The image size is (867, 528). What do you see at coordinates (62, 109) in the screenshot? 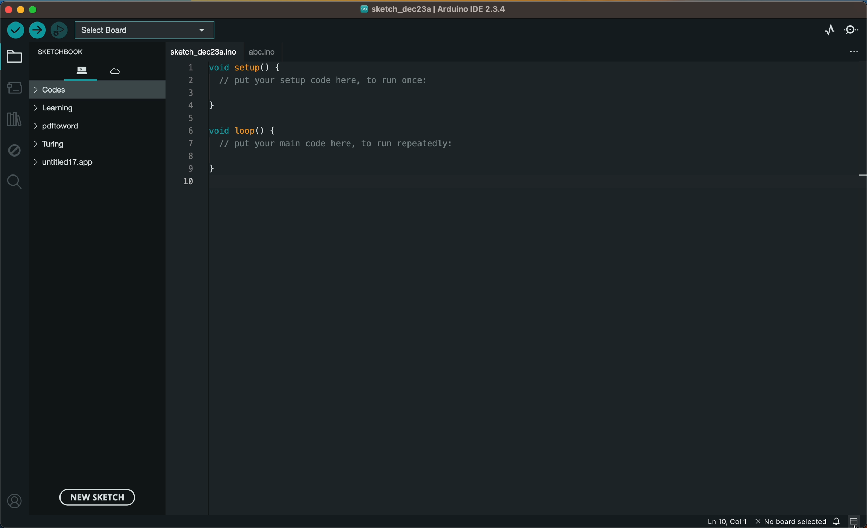
I see `learnings` at bounding box center [62, 109].